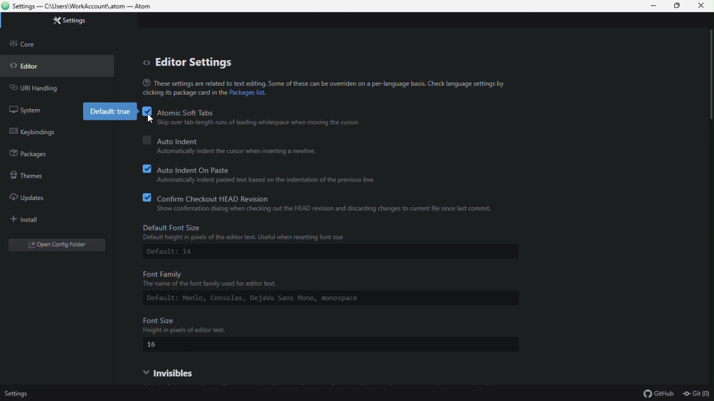  I want to click on Themes, so click(44, 173).